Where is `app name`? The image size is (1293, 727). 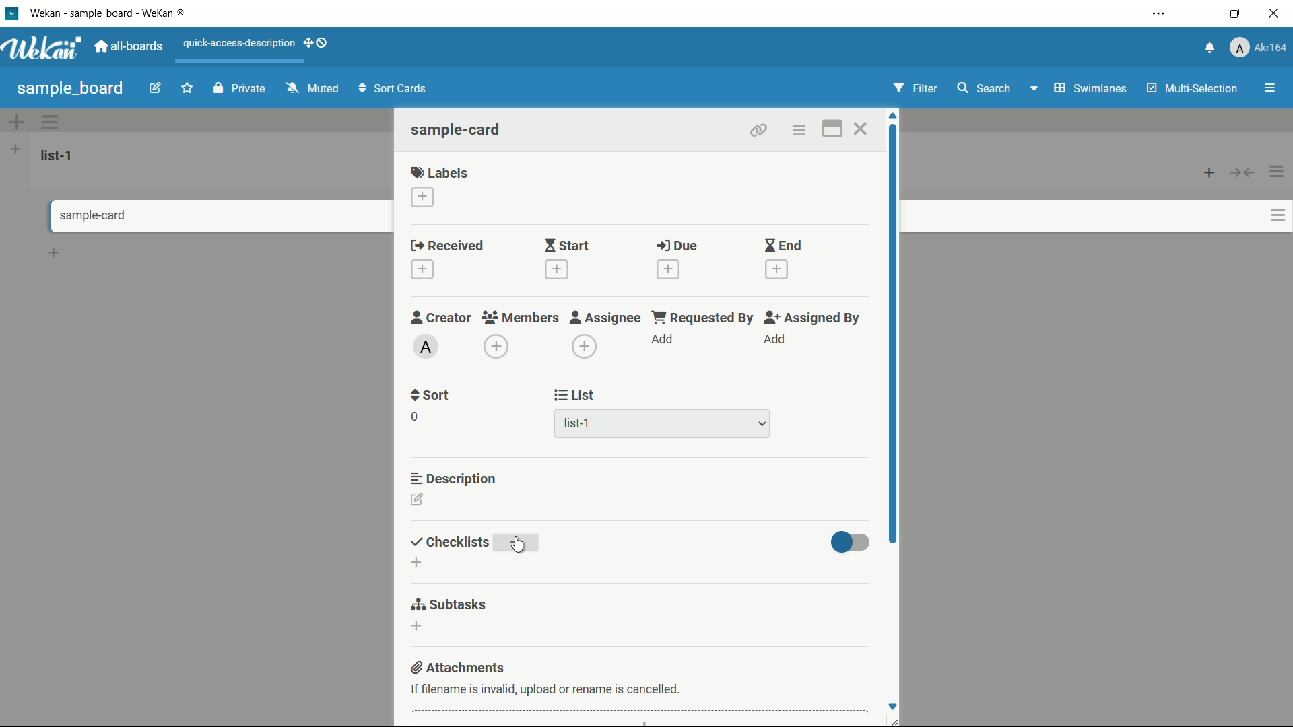
app name is located at coordinates (110, 13).